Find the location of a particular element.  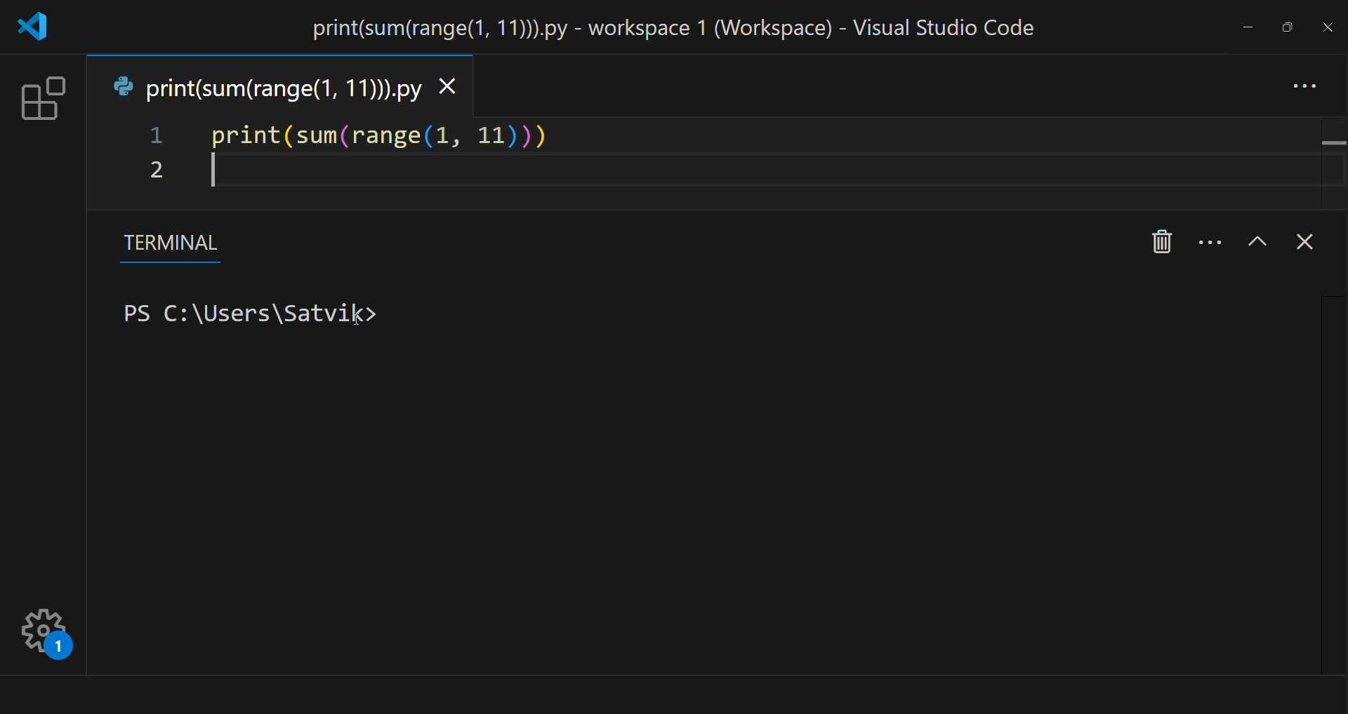

kill is located at coordinates (1161, 238).